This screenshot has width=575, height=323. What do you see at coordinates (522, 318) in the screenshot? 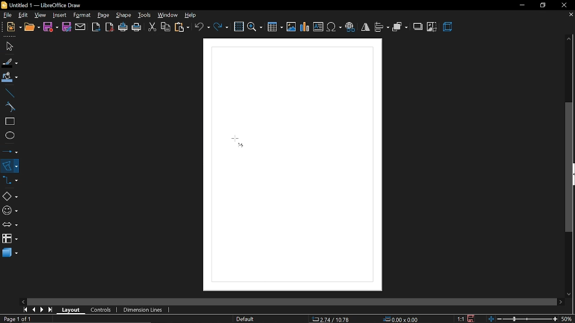
I see `change zoom` at bounding box center [522, 318].